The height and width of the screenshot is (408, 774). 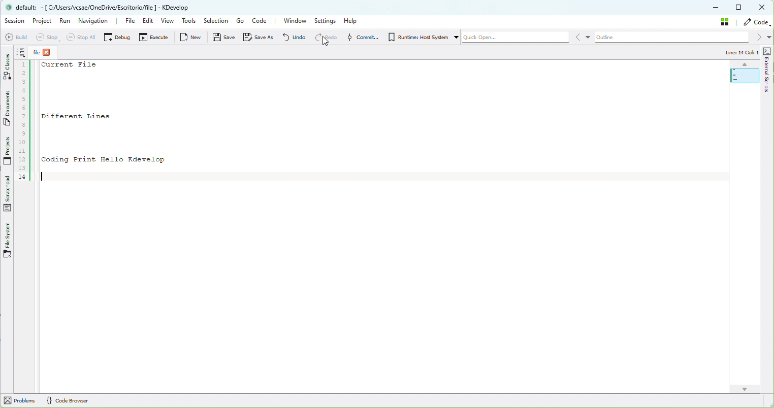 I want to click on Problems, so click(x=22, y=400).